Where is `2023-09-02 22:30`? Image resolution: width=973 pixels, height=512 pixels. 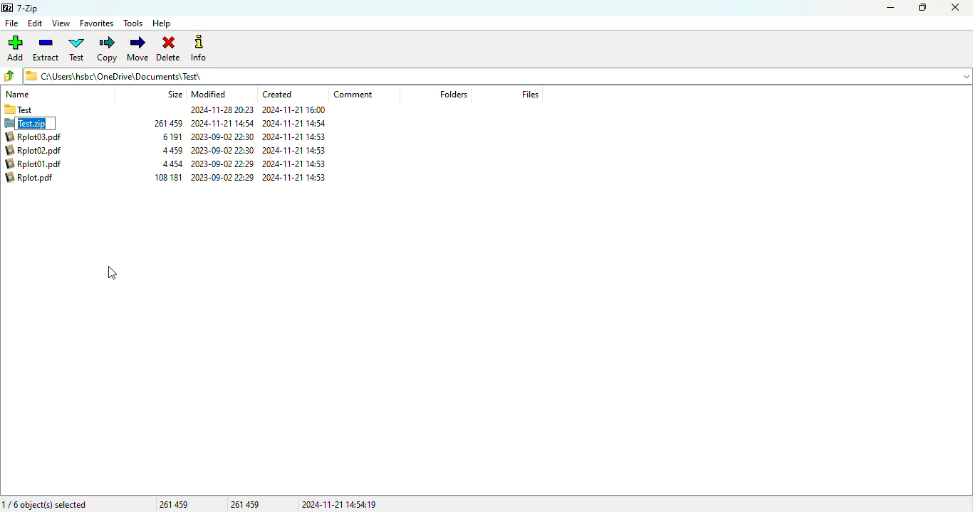
2023-09-02 22:30 is located at coordinates (223, 137).